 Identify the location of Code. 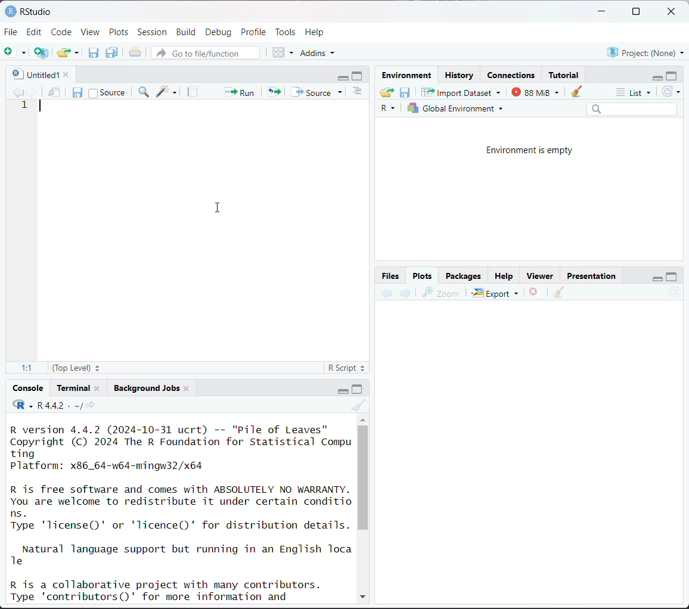
(63, 31).